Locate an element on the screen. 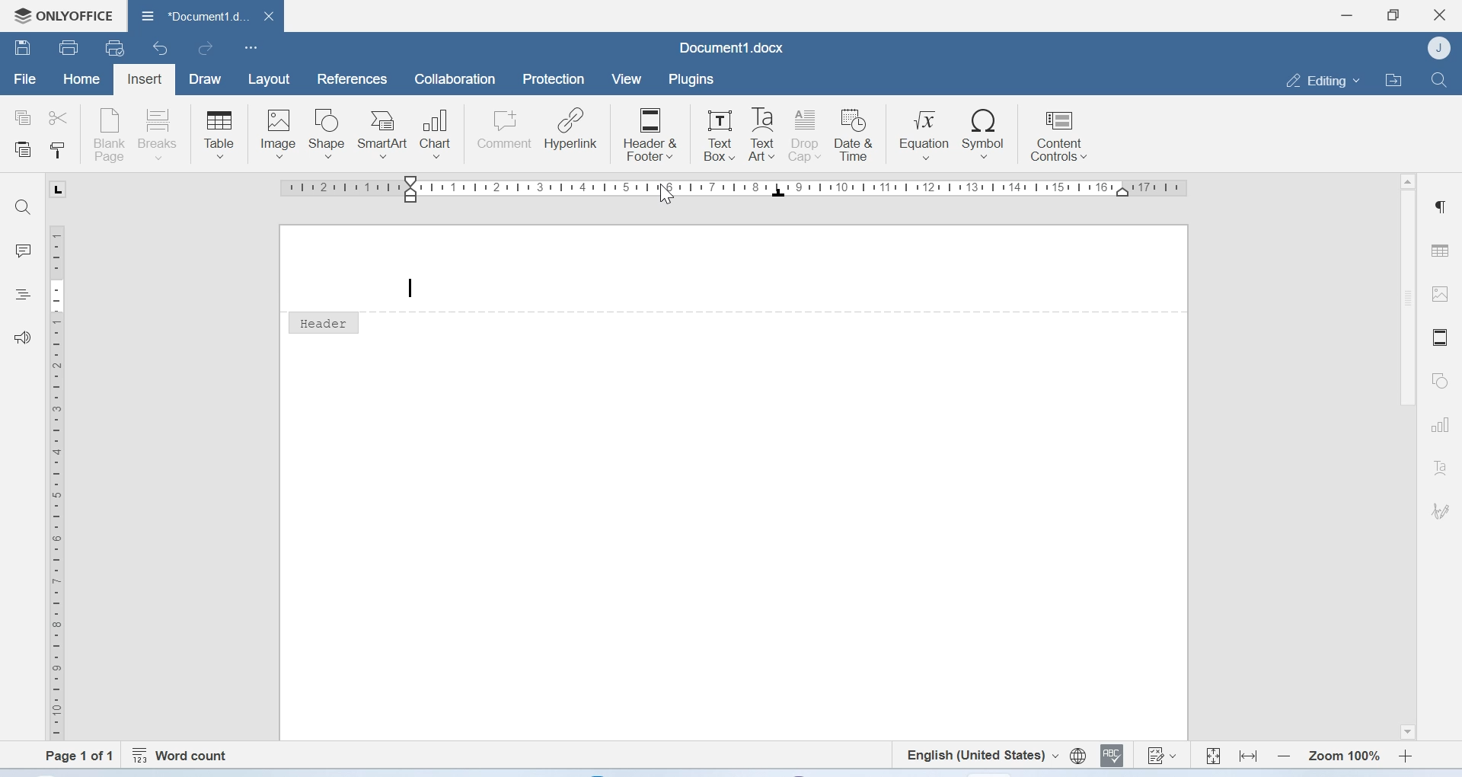 The width and height of the screenshot is (1462, 777). Symbol is located at coordinates (985, 134).